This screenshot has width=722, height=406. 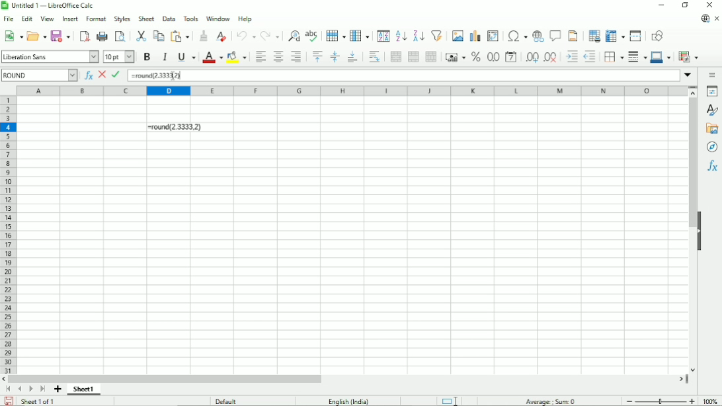 What do you see at coordinates (246, 35) in the screenshot?
I see `Undo` at bounding box center [246, 35].